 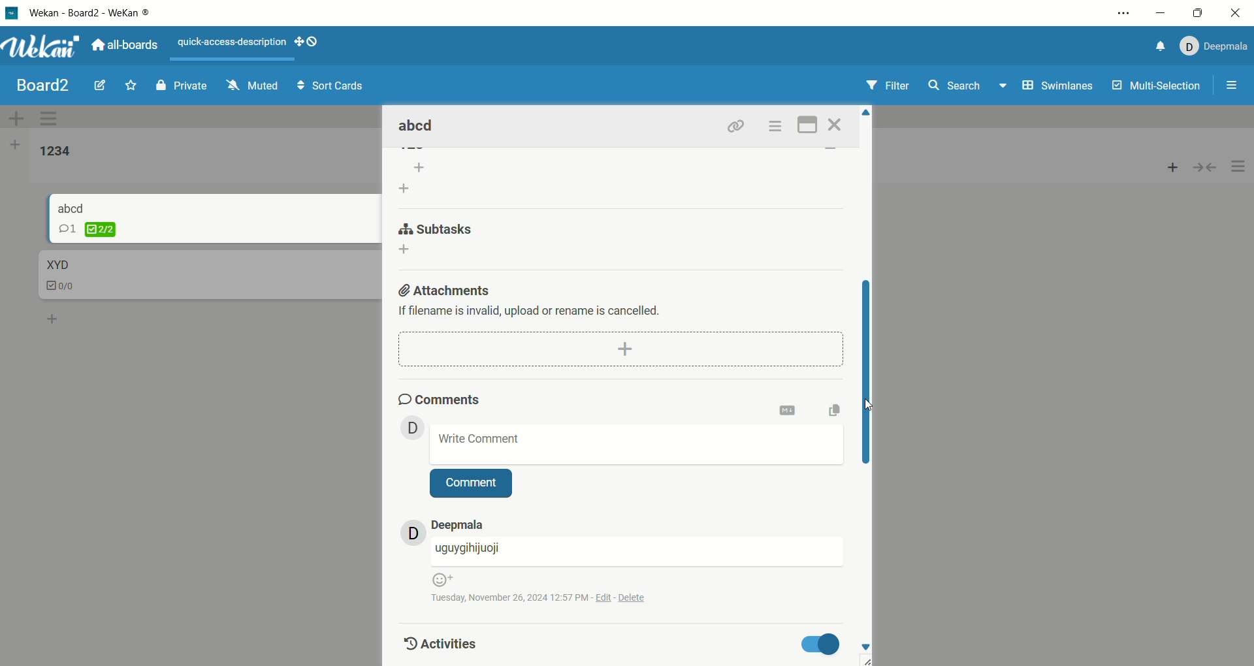 What do you see at coordinates (839, 409) in the screenshot?
I see `copy` at bounding box center [839, 409].